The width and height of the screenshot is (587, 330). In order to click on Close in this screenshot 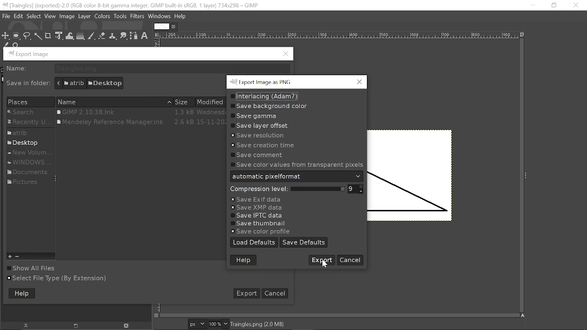, I will do `click(286, 54)`.